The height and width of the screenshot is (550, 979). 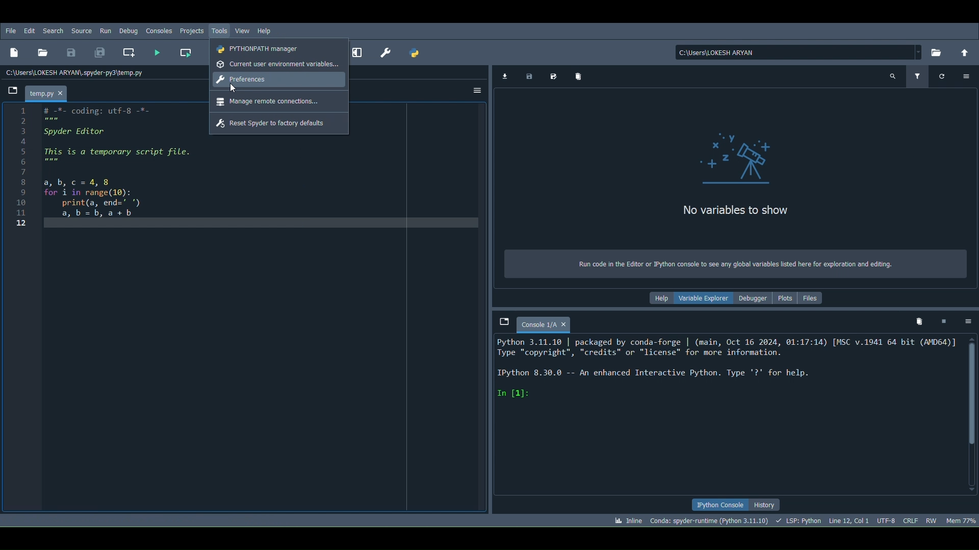 I want to click on Console , so click(x=546, y=323).